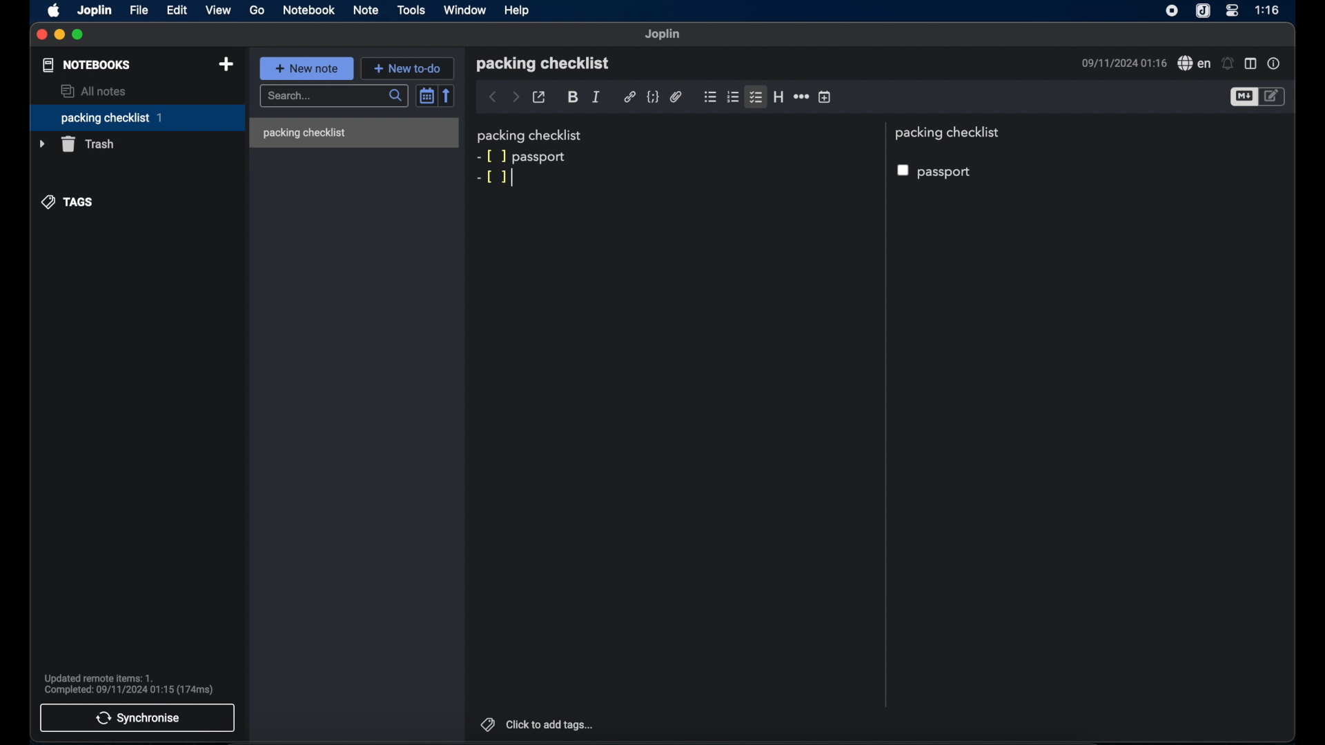 Image resolution: width=1325 pixels, height=745 pixels. Describe the element at coordinates (96, 11) in the screenshot. I see `joplin` at that location.